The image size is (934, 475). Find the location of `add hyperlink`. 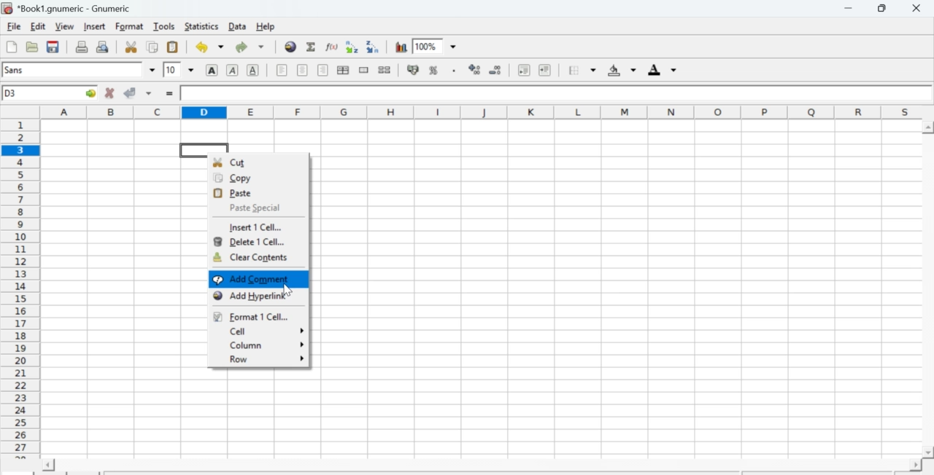

add hyperlink is located at coordinates (247, 296).